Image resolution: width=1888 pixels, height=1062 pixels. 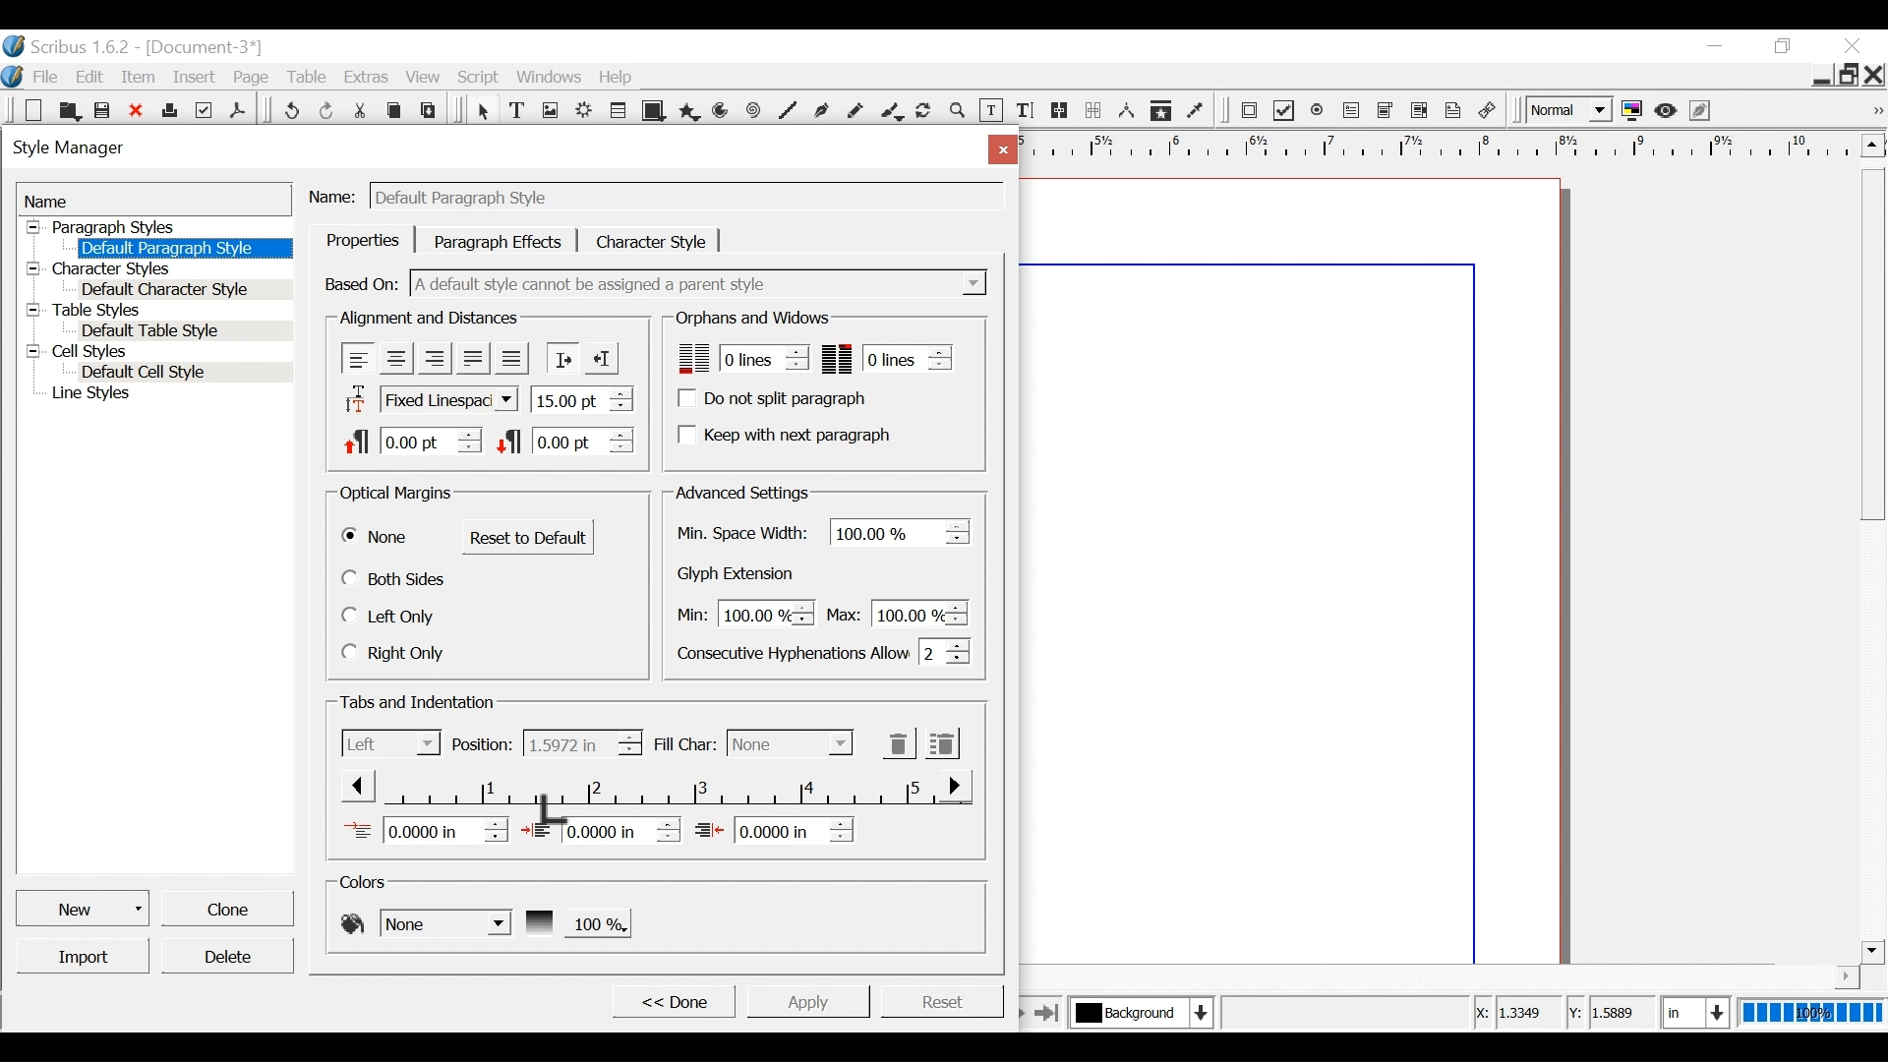 What do you see at coordinates (198, 76) in the screenshot?
I see `Insert` at bounding box center [198, 76].